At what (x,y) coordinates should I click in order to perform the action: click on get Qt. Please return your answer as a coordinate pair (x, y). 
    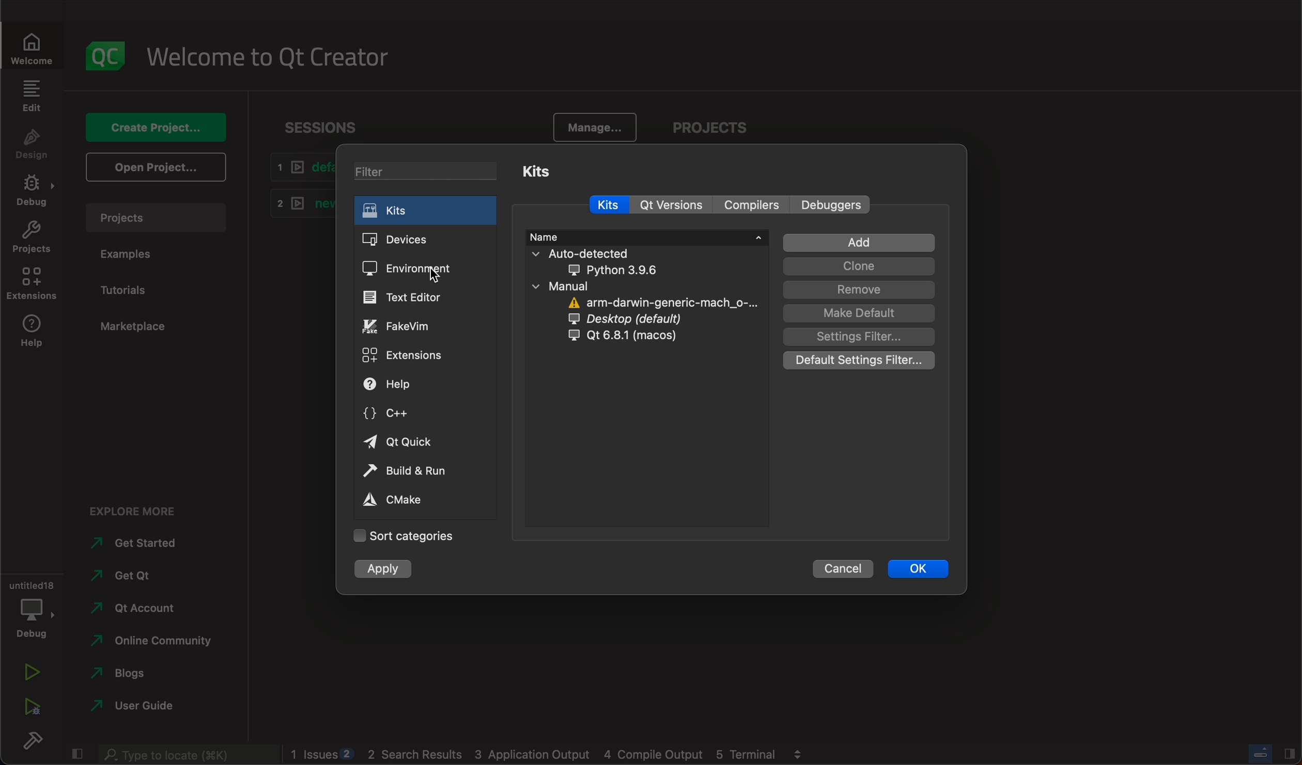
    Looking at the image, I should click on (148, 577).